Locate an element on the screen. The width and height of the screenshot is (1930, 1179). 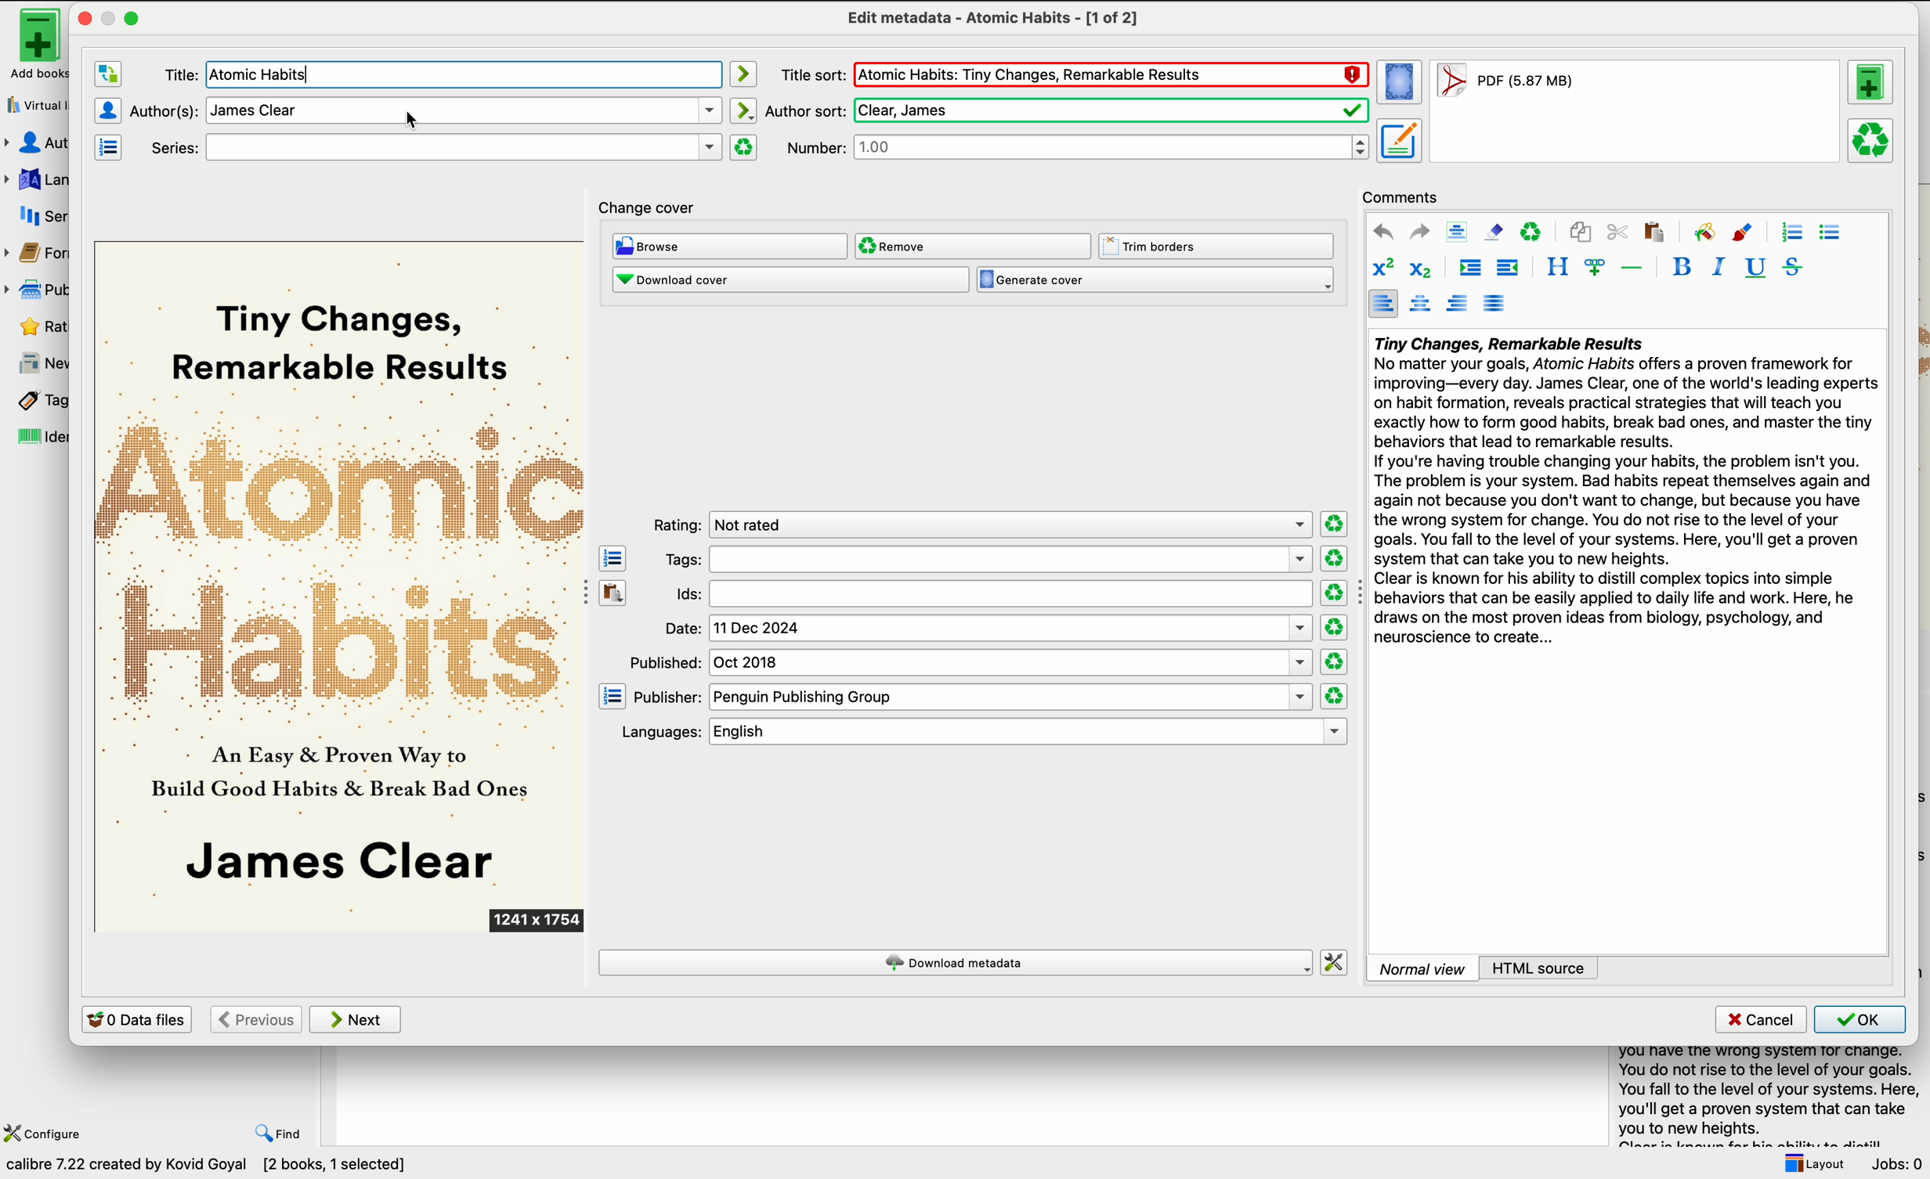
layout is located at coordinates (1813, 1163).